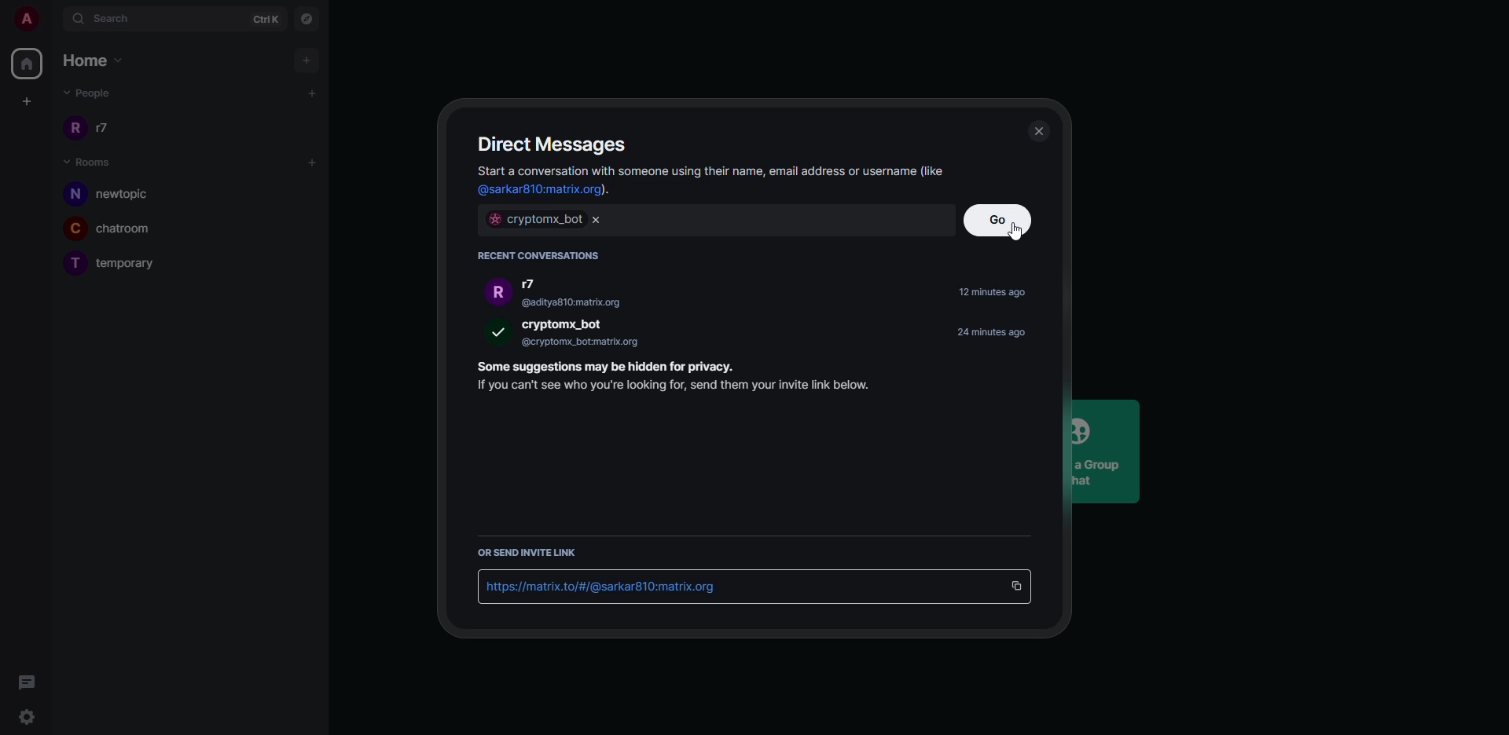 This screenshot has width=1509, height=735. Describe the element at coordinates (497, 293) in the screenshot. I see `r` at that location.